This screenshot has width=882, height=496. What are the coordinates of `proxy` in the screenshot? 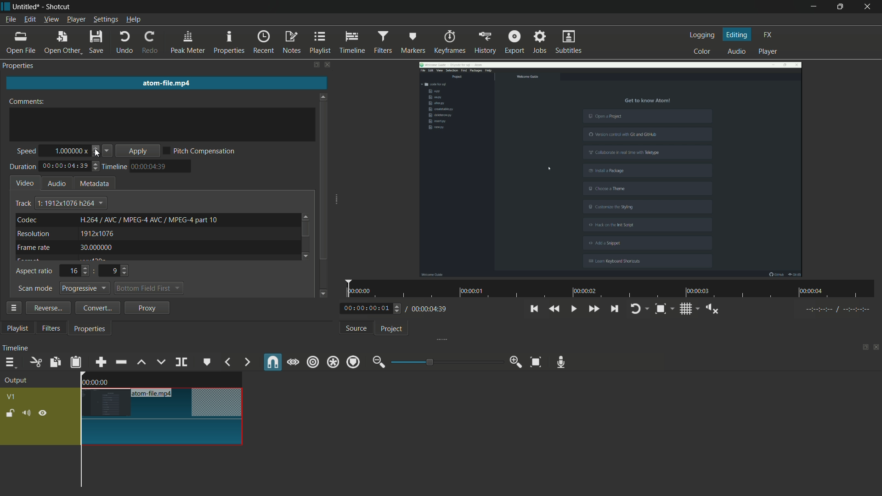 It's located at (148, 308).